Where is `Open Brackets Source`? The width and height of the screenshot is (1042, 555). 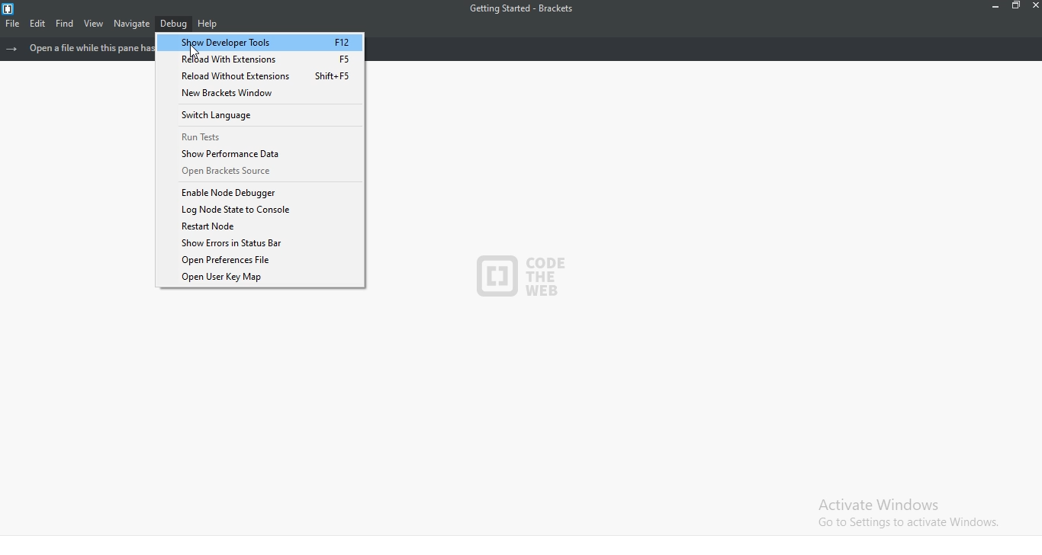
Open Brackets Source is located at coordinates (259, 172).